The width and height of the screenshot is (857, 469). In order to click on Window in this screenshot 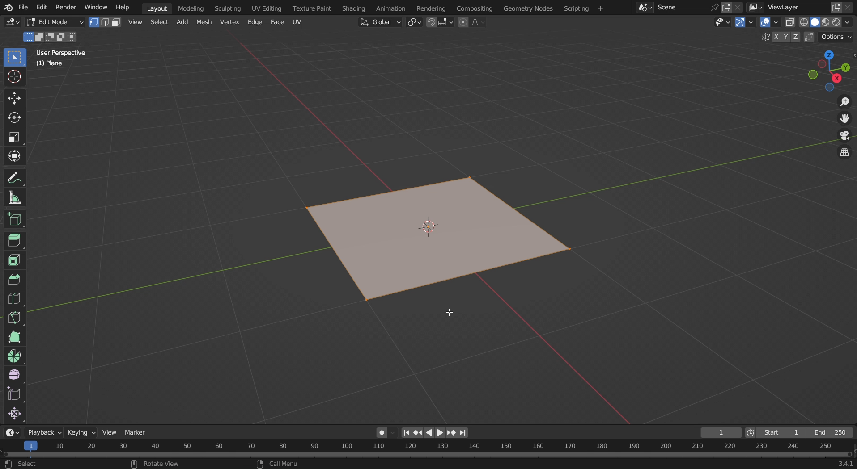, I will do `click(96, 7)`.